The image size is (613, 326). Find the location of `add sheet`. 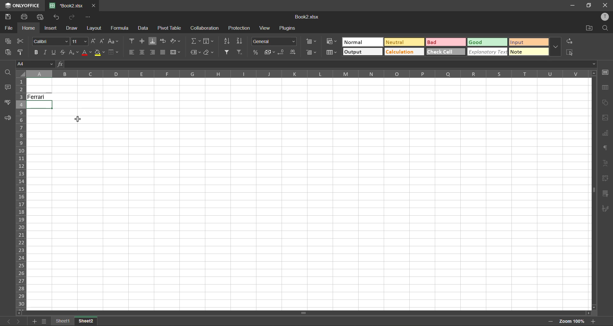

add sheet is located at coordinates (34, 322).